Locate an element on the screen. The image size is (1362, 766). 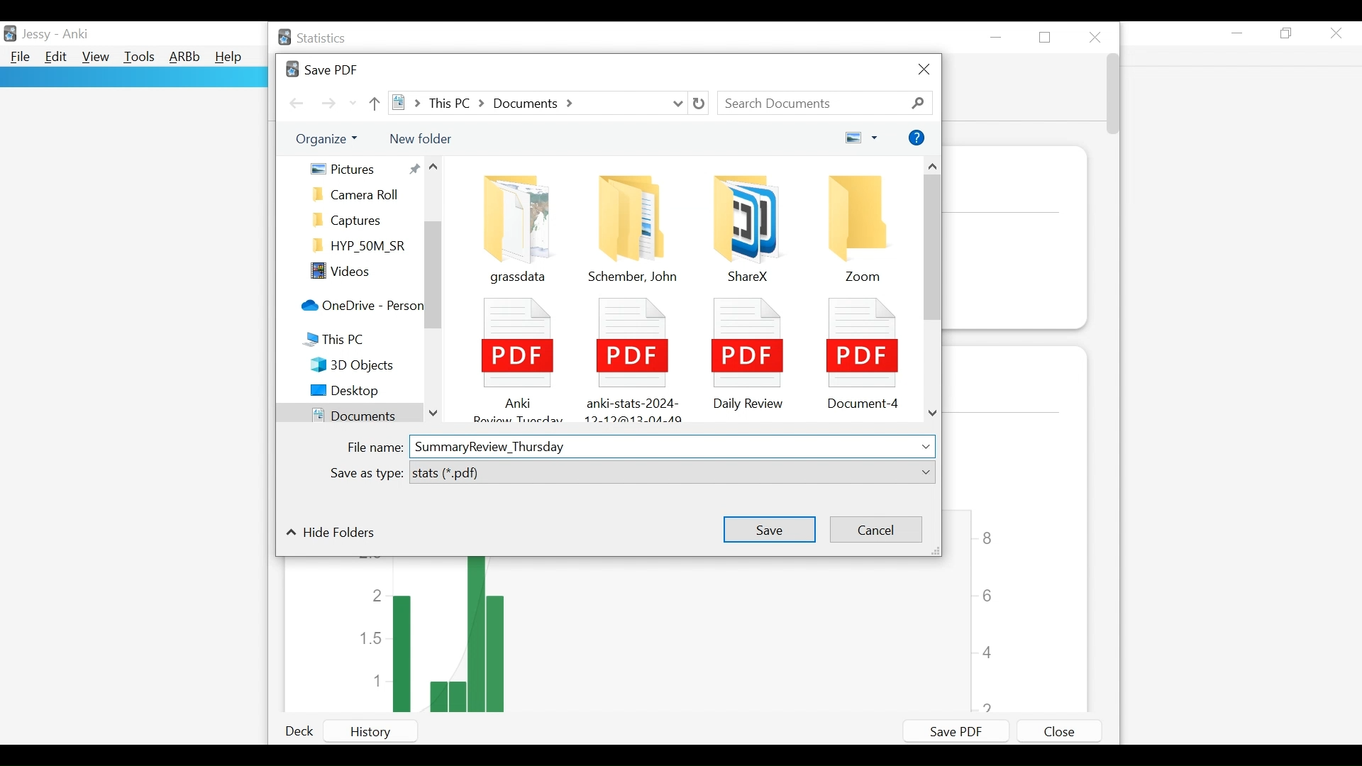
minimize is located at coordinates (1238, 33).